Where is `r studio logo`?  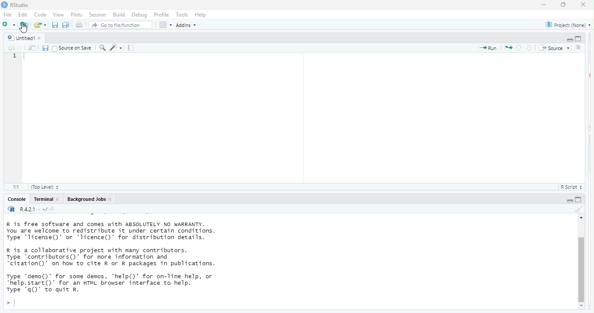
r studio logo is located at coordinates (4, 5).